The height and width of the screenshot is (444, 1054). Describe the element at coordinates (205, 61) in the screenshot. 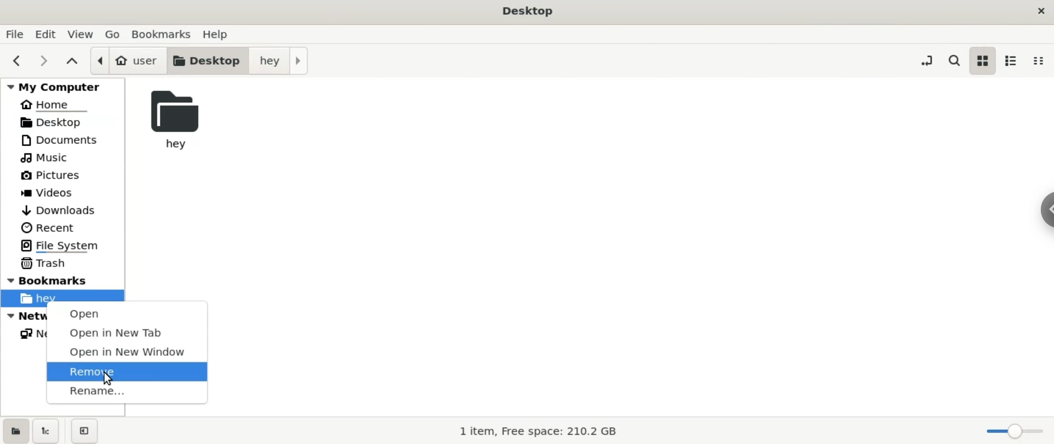

I see `desktop` at that location.